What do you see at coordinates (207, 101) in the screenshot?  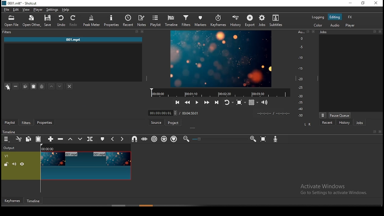 I see `play quickly forward` at bounding box center [207, 101].